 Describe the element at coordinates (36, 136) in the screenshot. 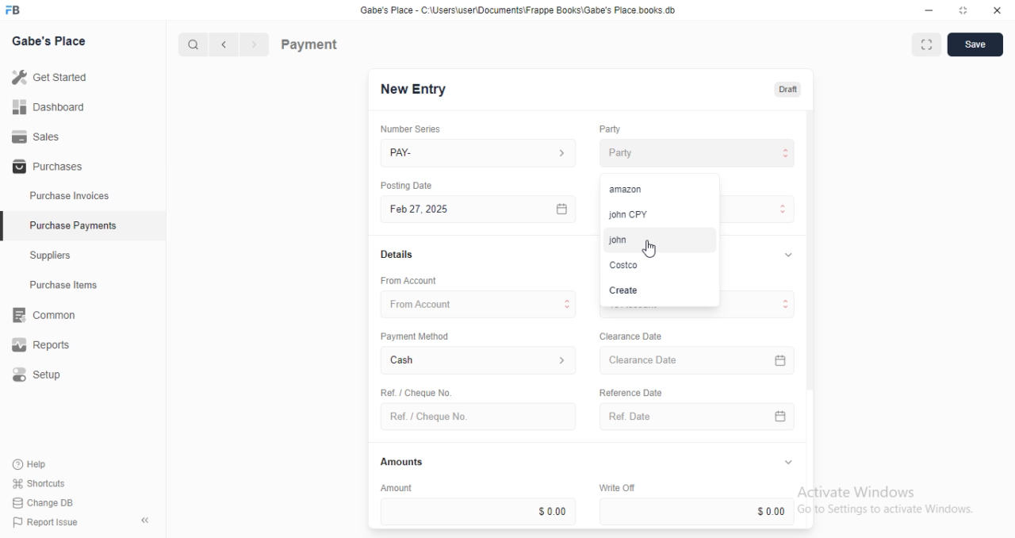

I see `Sales` at that location.